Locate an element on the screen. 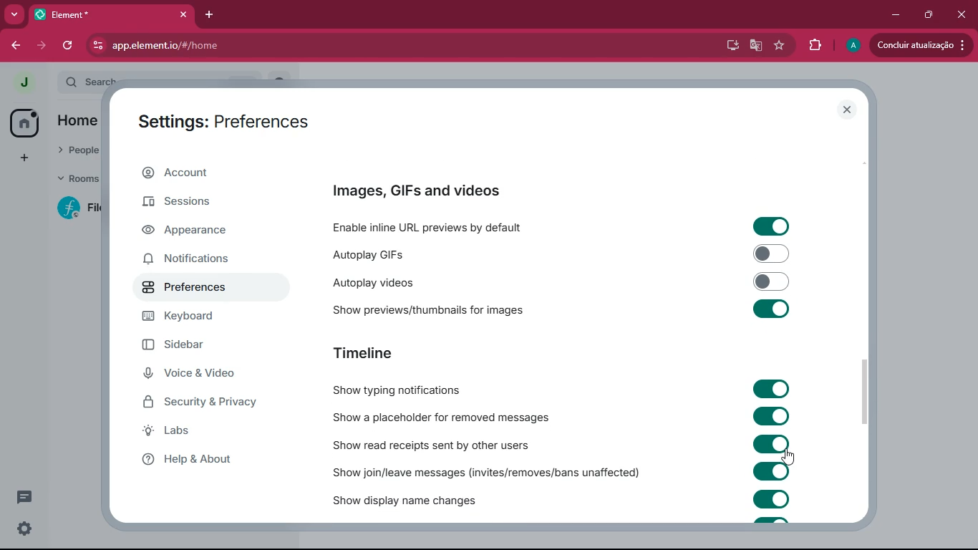 This screenshot has height=550, width=978. show a placeholder for removed messages is located at coordinates (445, 415).